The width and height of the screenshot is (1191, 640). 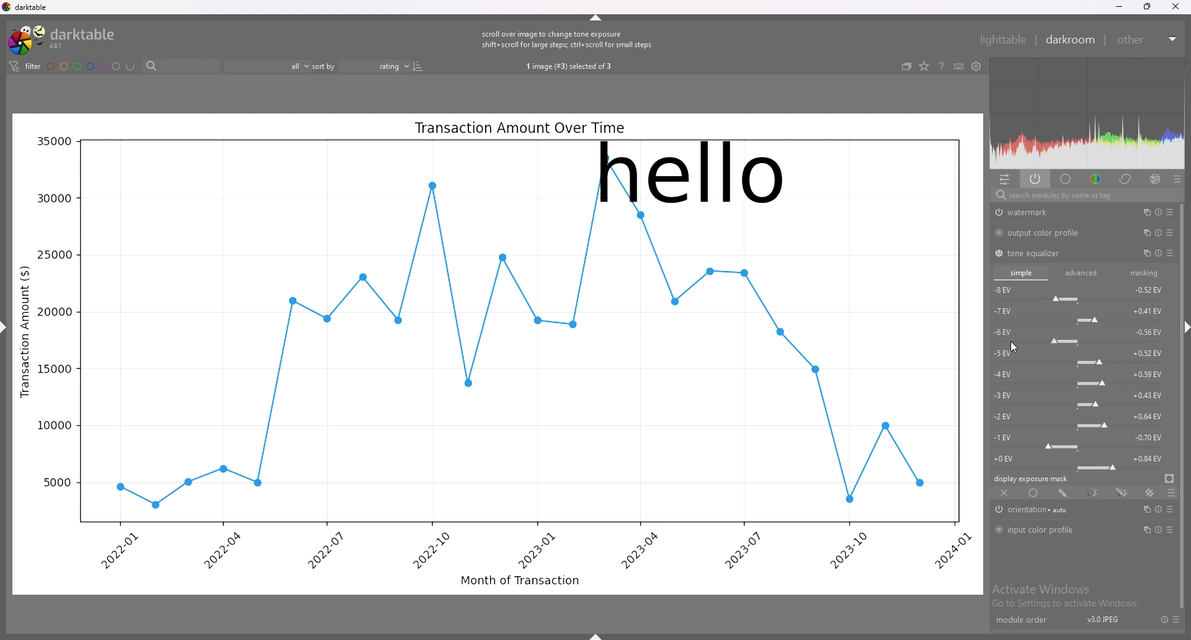 I want to click on 2022-07, so click(x=323, y=549).